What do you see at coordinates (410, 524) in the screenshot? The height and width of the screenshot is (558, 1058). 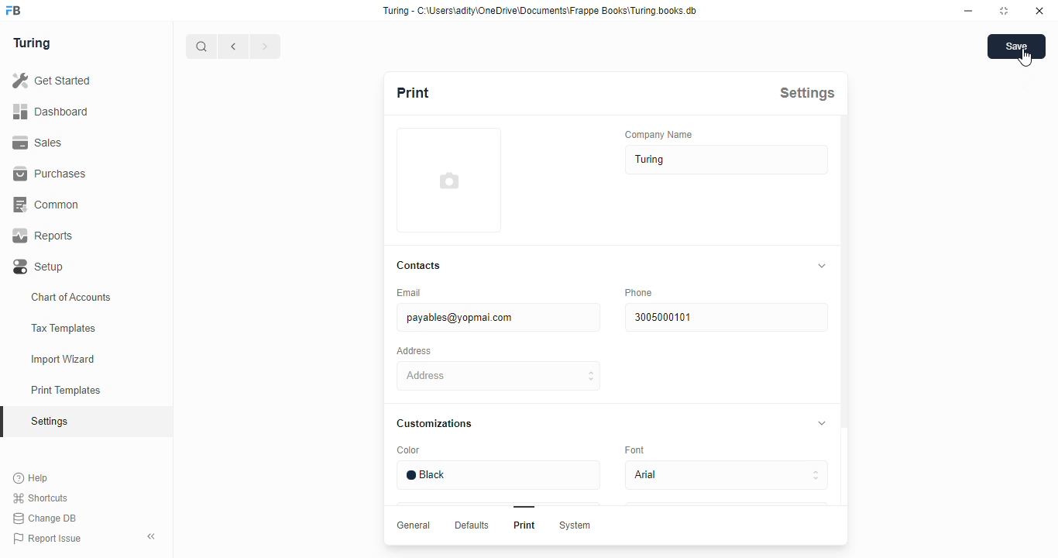 I see `General` at bounding box center [410, 524].